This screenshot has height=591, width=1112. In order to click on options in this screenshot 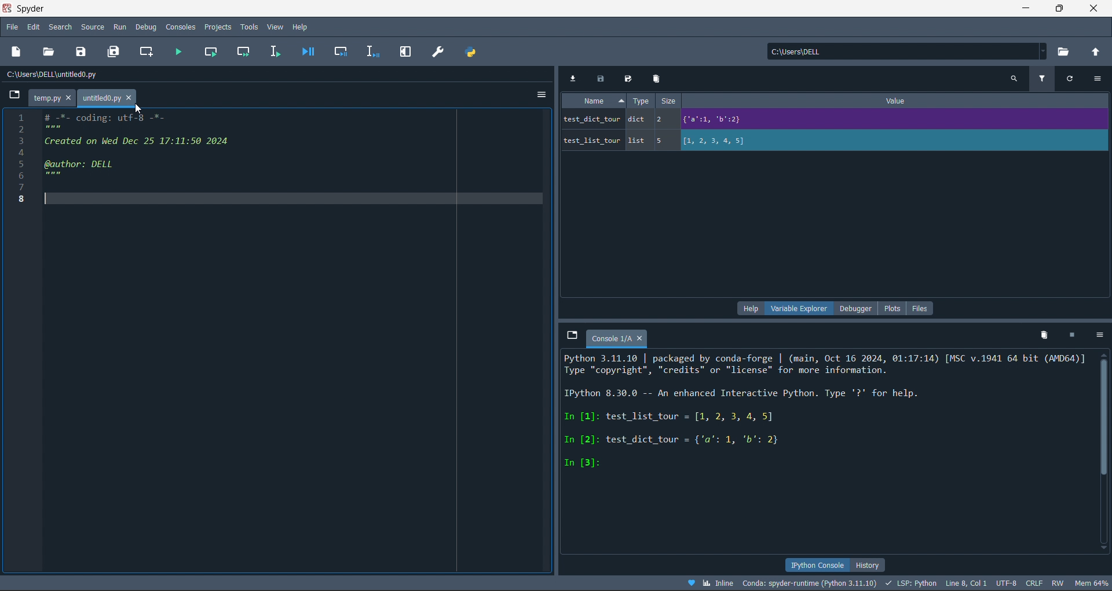, I will do `click(1101, 335)`.